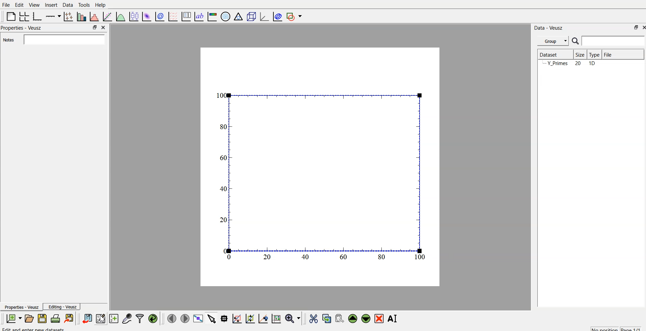 The width and height of the screenshot is (646, 331). Describe the element at coordinates (29, 318) in the screenshot. I see `open a document` at that location.